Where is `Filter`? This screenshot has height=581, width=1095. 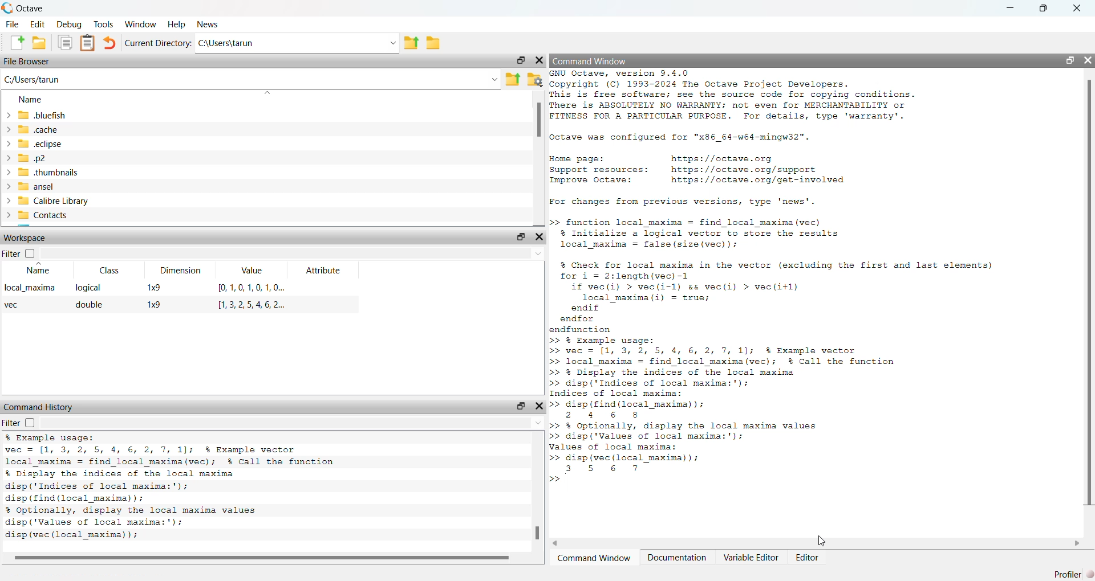 Filter is located at coordinates (19, 253).